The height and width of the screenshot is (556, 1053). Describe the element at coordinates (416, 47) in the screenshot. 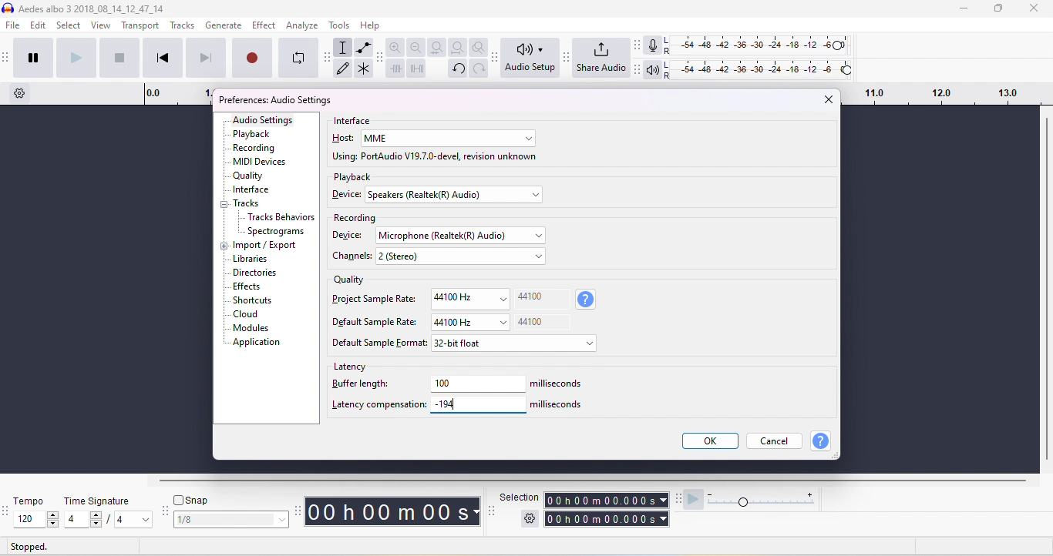

I see `zoom out` at that location.